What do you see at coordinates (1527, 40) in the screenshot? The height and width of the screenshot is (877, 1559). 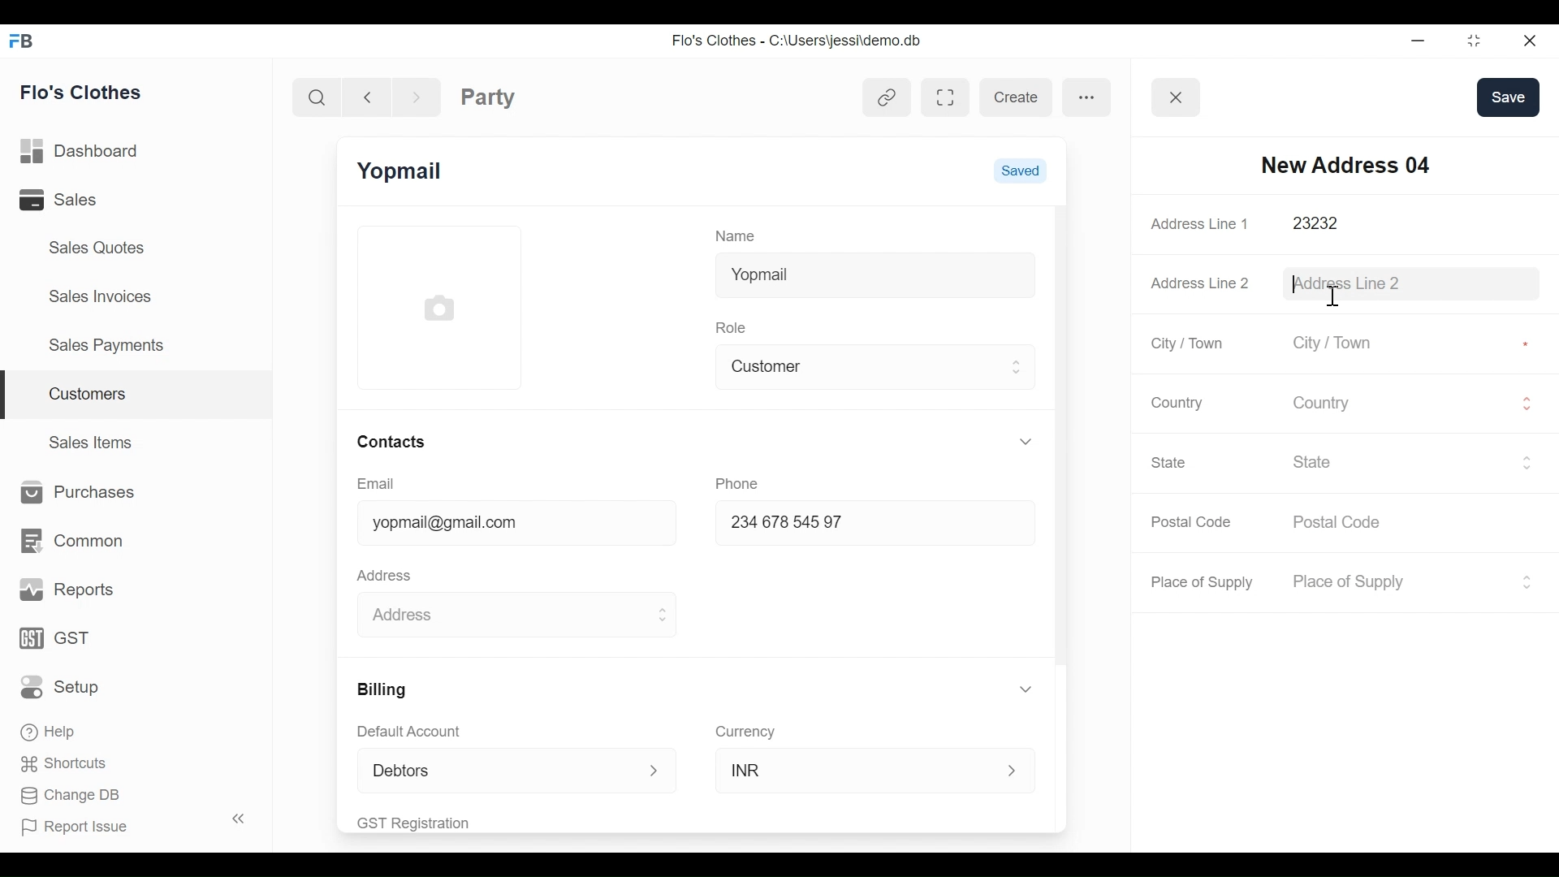 I see `Close` at bounding box center [1527, 40].